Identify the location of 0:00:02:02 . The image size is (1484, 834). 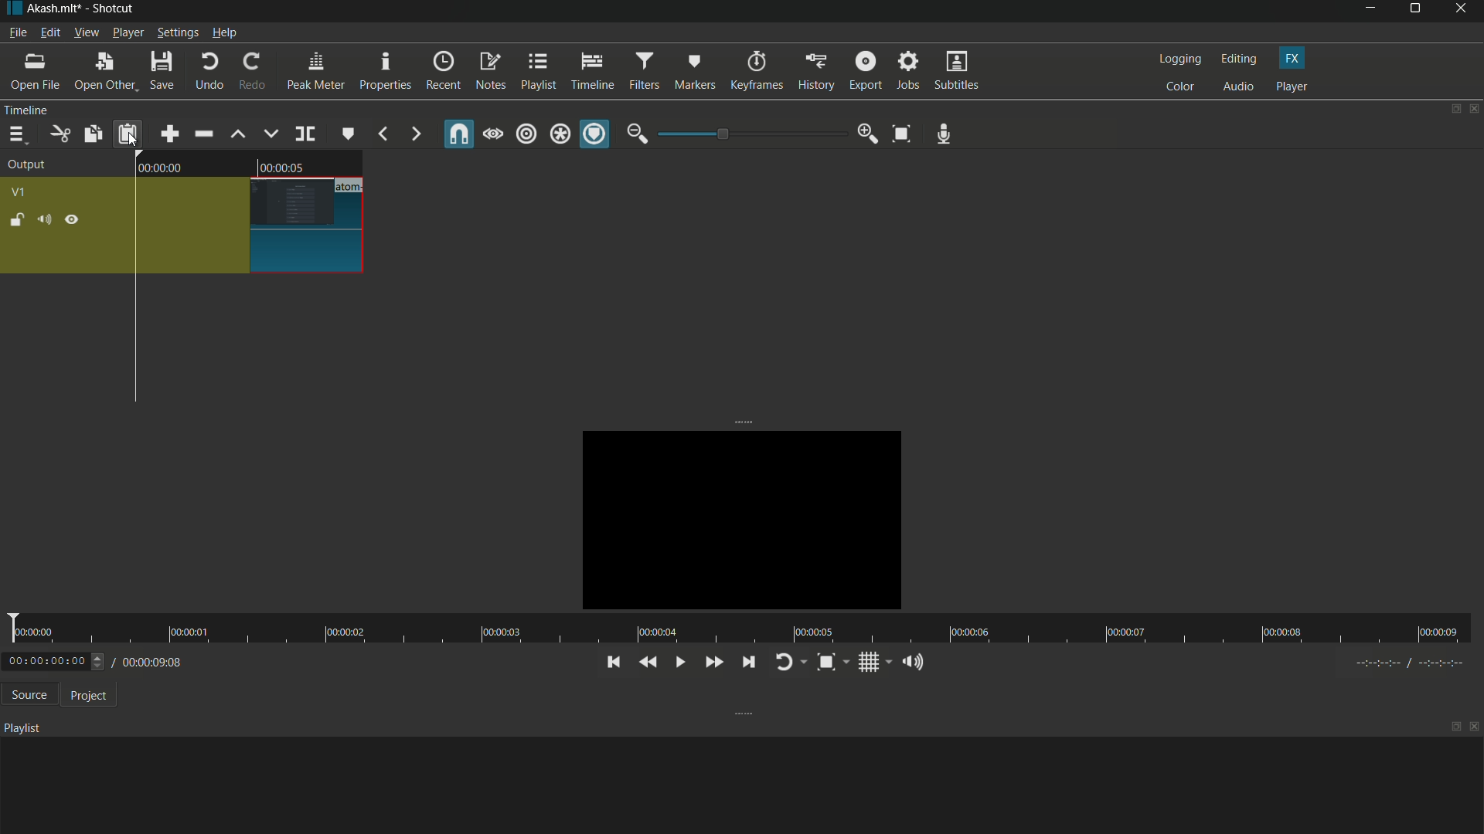
(55, 661).